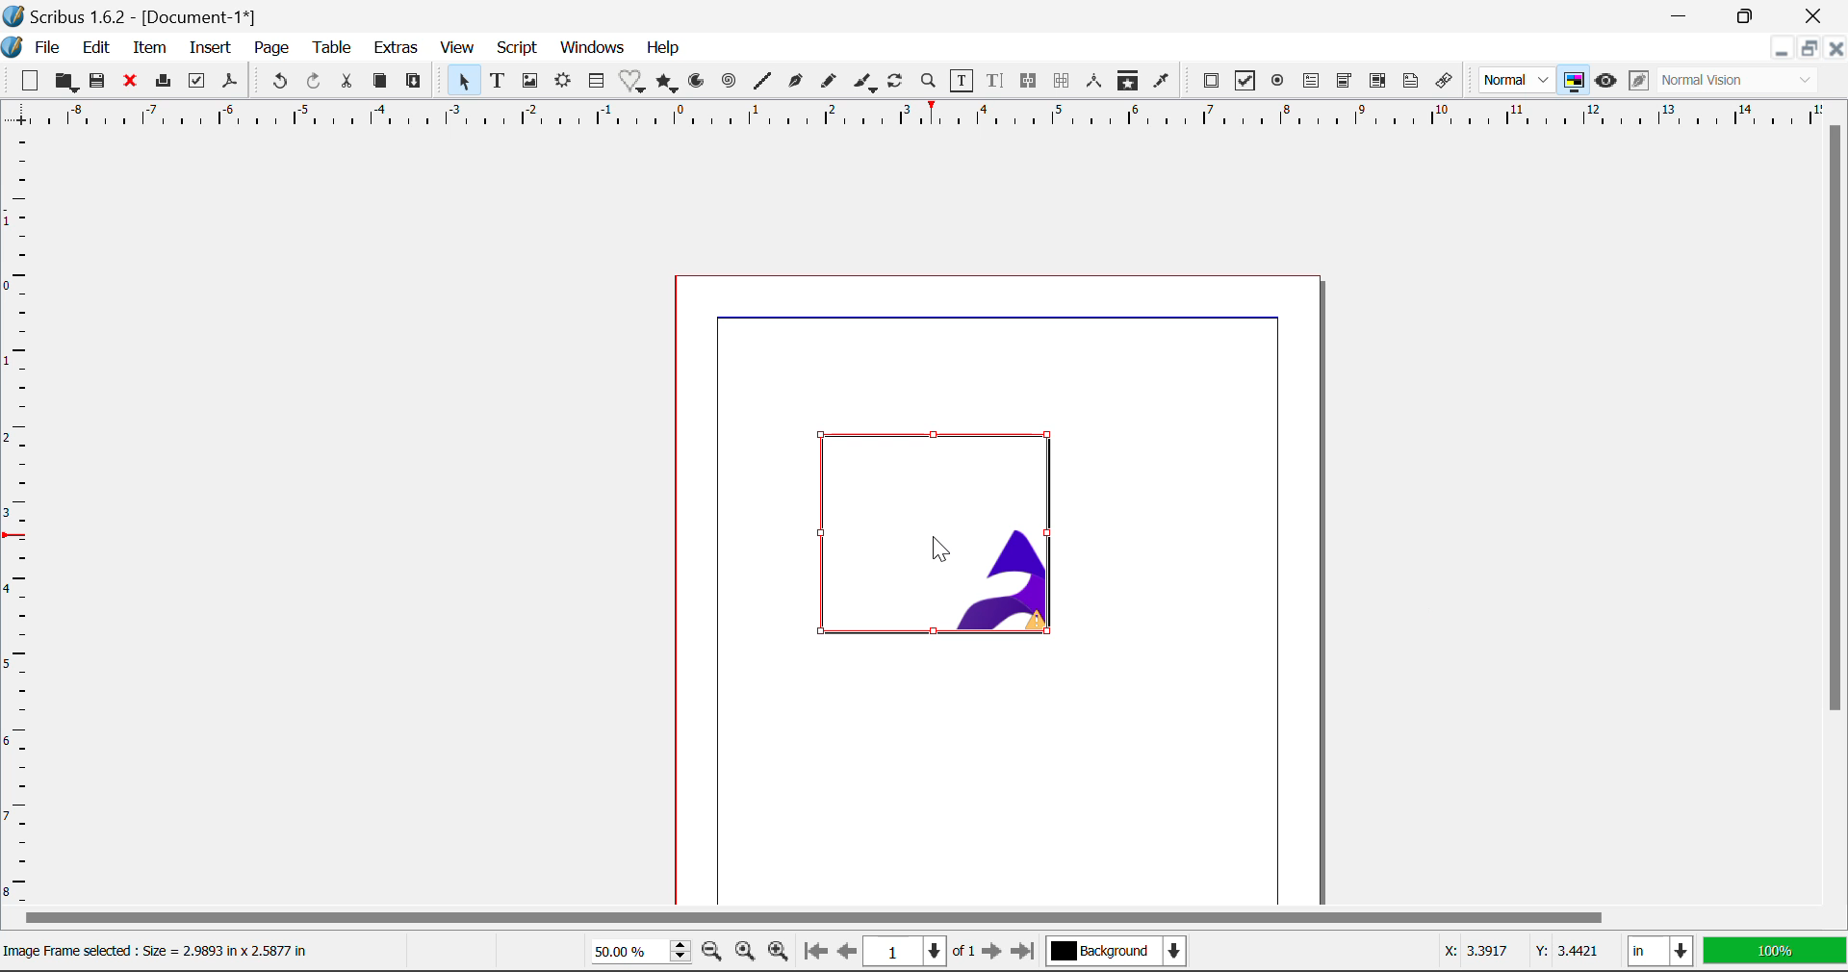  Describe the element at coordinates (270, 48) in the screenshot. I see `Page` at that location.